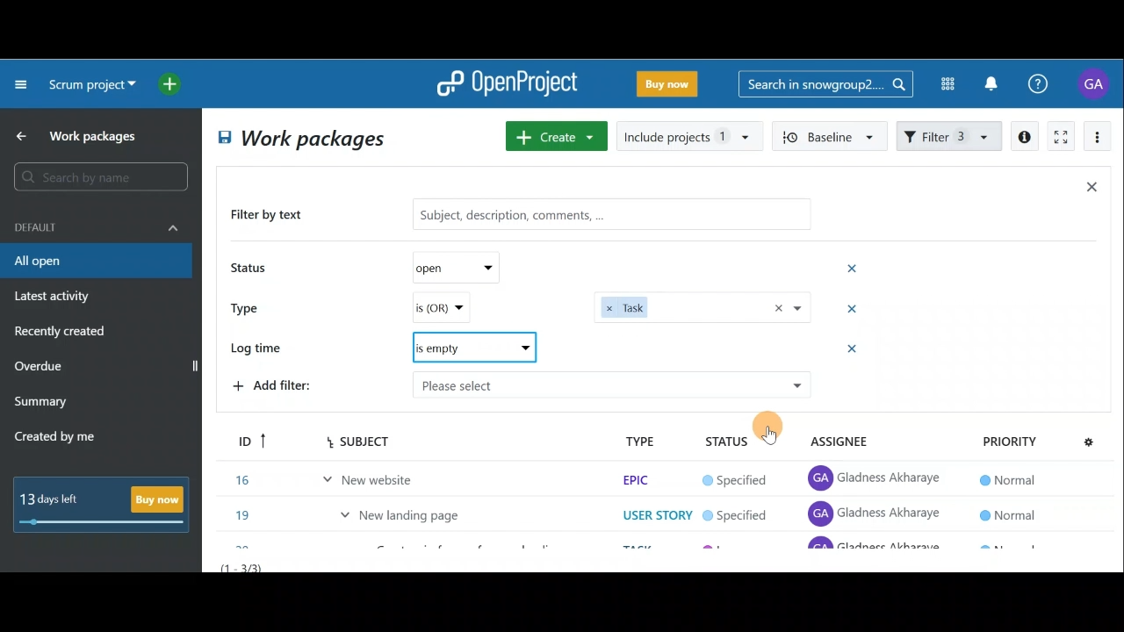  Describe the element at coordinates (336, 436) in the screenshot. I see `Item 14` at that location.